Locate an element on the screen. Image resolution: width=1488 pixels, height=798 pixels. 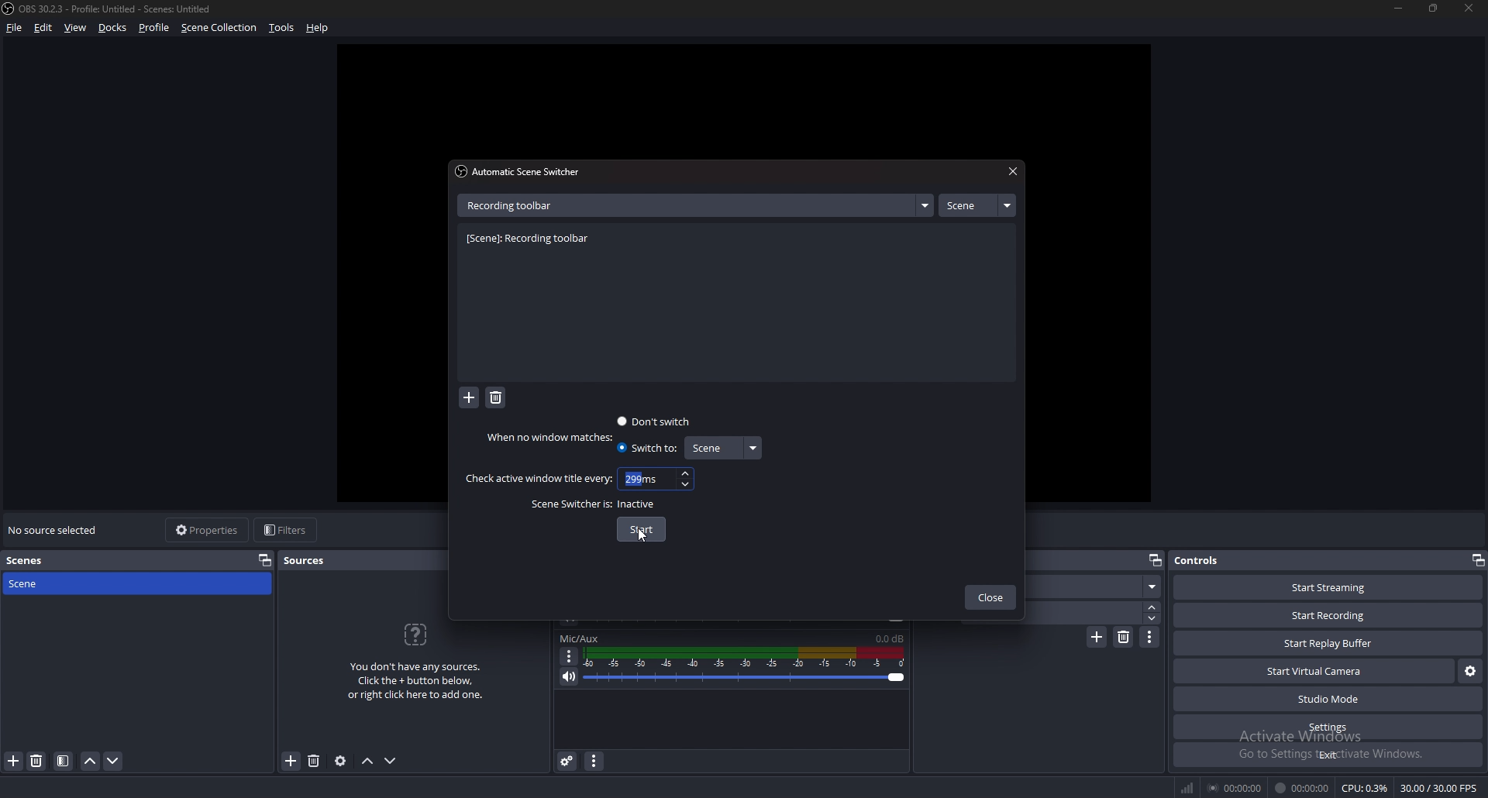
view is located at coordinates (76, 28).